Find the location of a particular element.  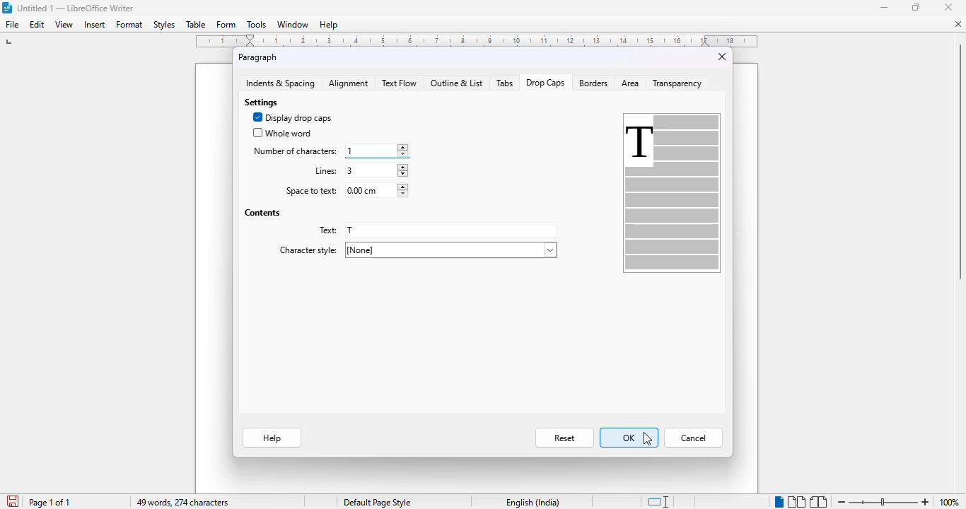

zoom in is located at coordinates (925, 502).